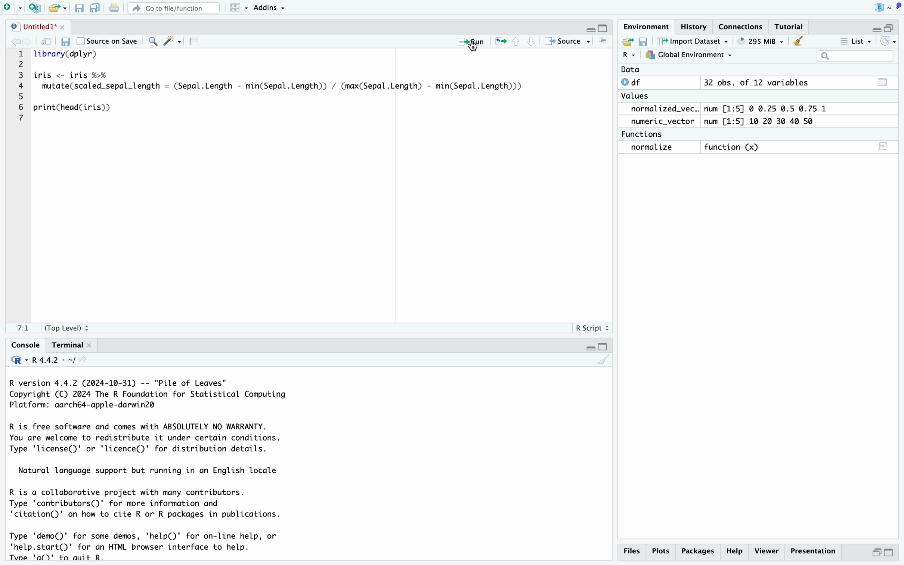  I want to click on Viewer, so click(767, 550).